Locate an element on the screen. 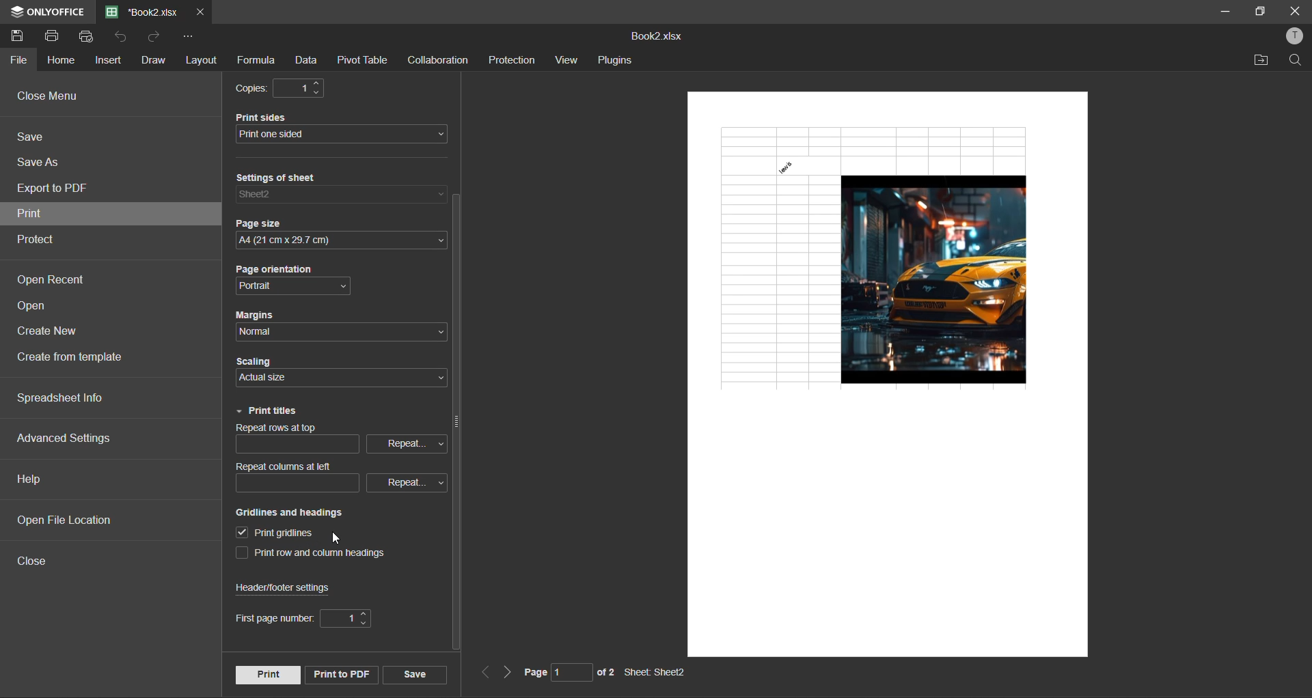  spreadsheet info is located at coordinates (62, 400).